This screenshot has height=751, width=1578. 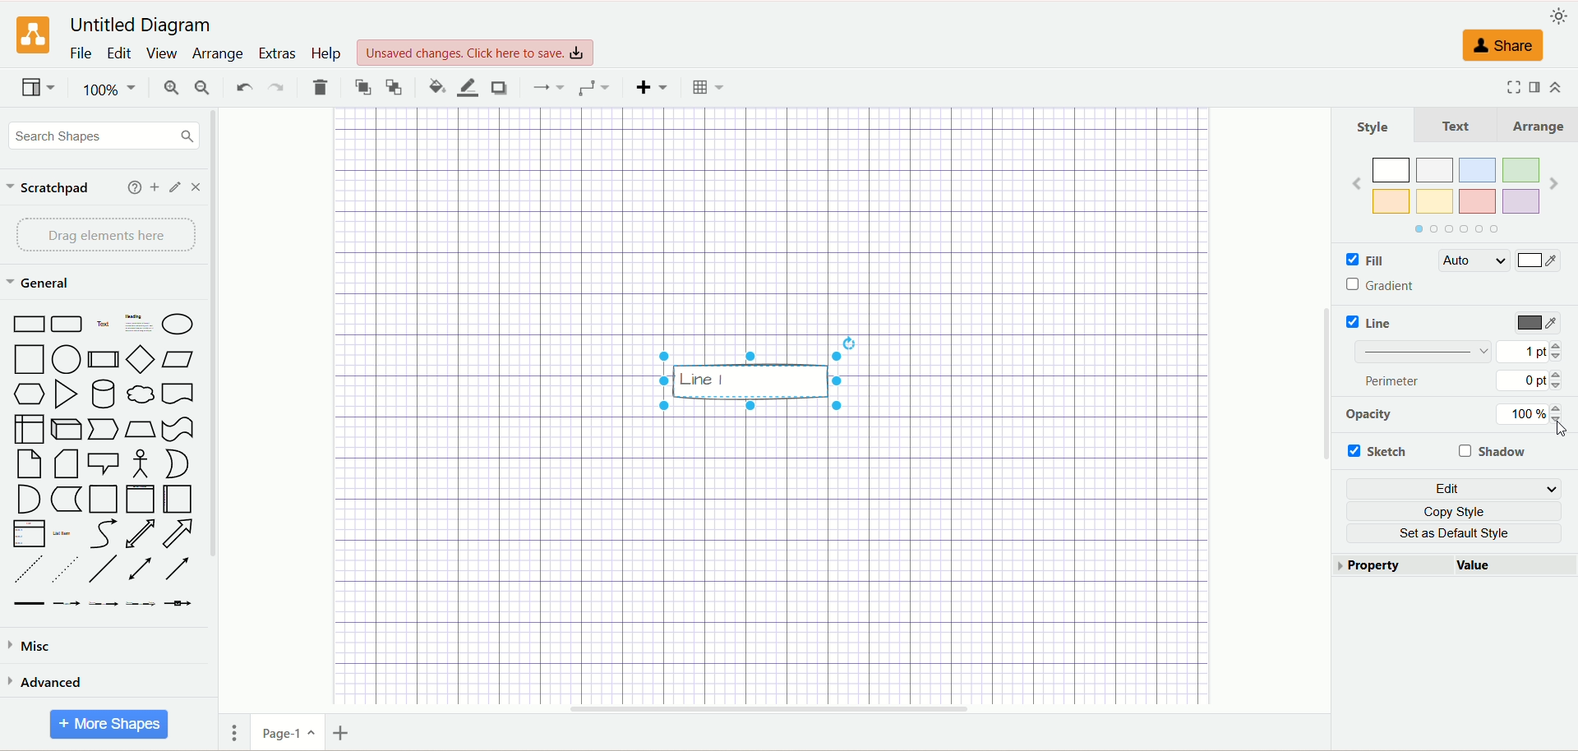 What do you see at coordinates (67, 360) in the screenshot?
I see `Circle` at bounding box center [67, 360].